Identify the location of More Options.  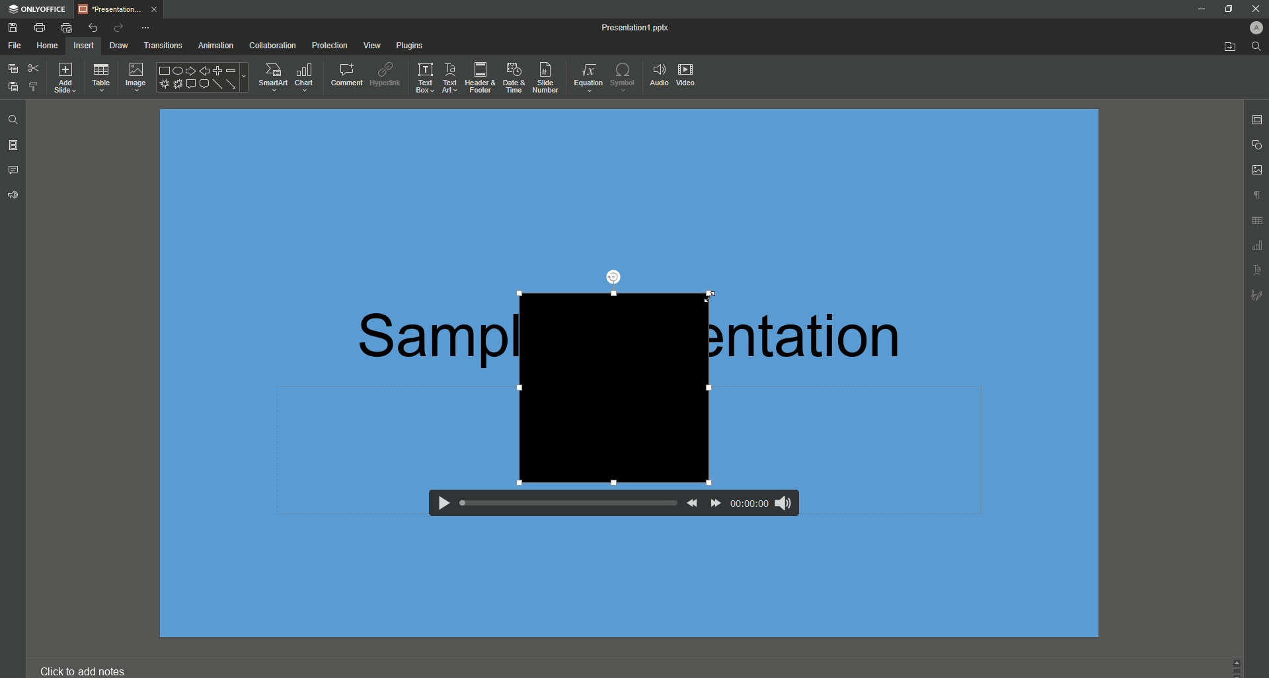
(149, 28).